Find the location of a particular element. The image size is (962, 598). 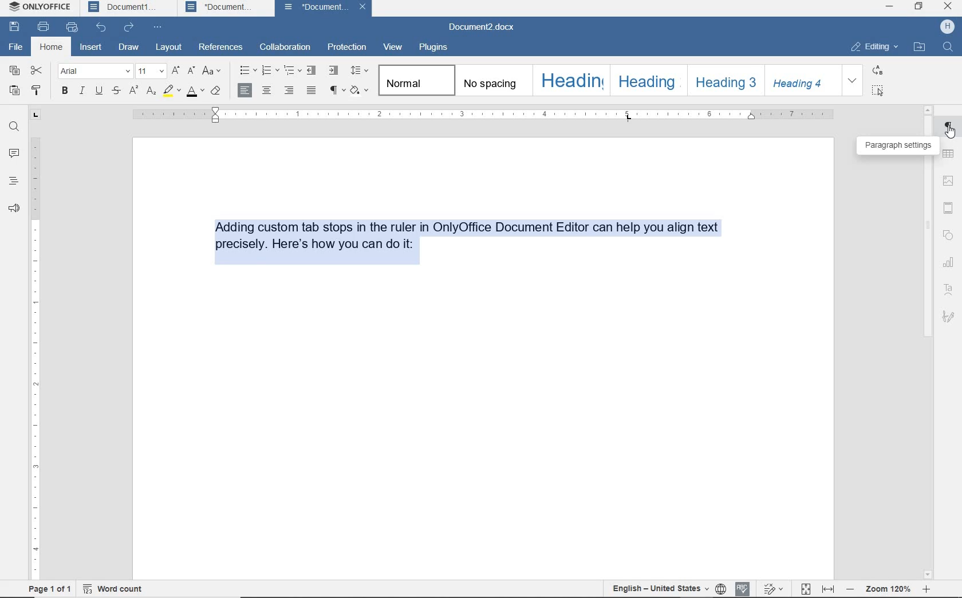

heading 3 is located at coordinates (726, 81).